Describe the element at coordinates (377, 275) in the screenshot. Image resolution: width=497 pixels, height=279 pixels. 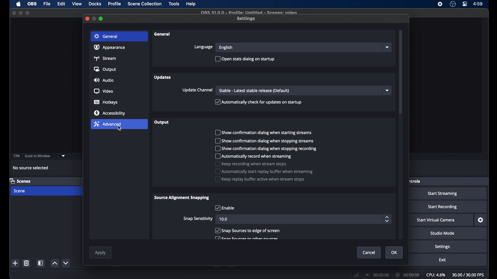
I see `00:00:00` at that location.